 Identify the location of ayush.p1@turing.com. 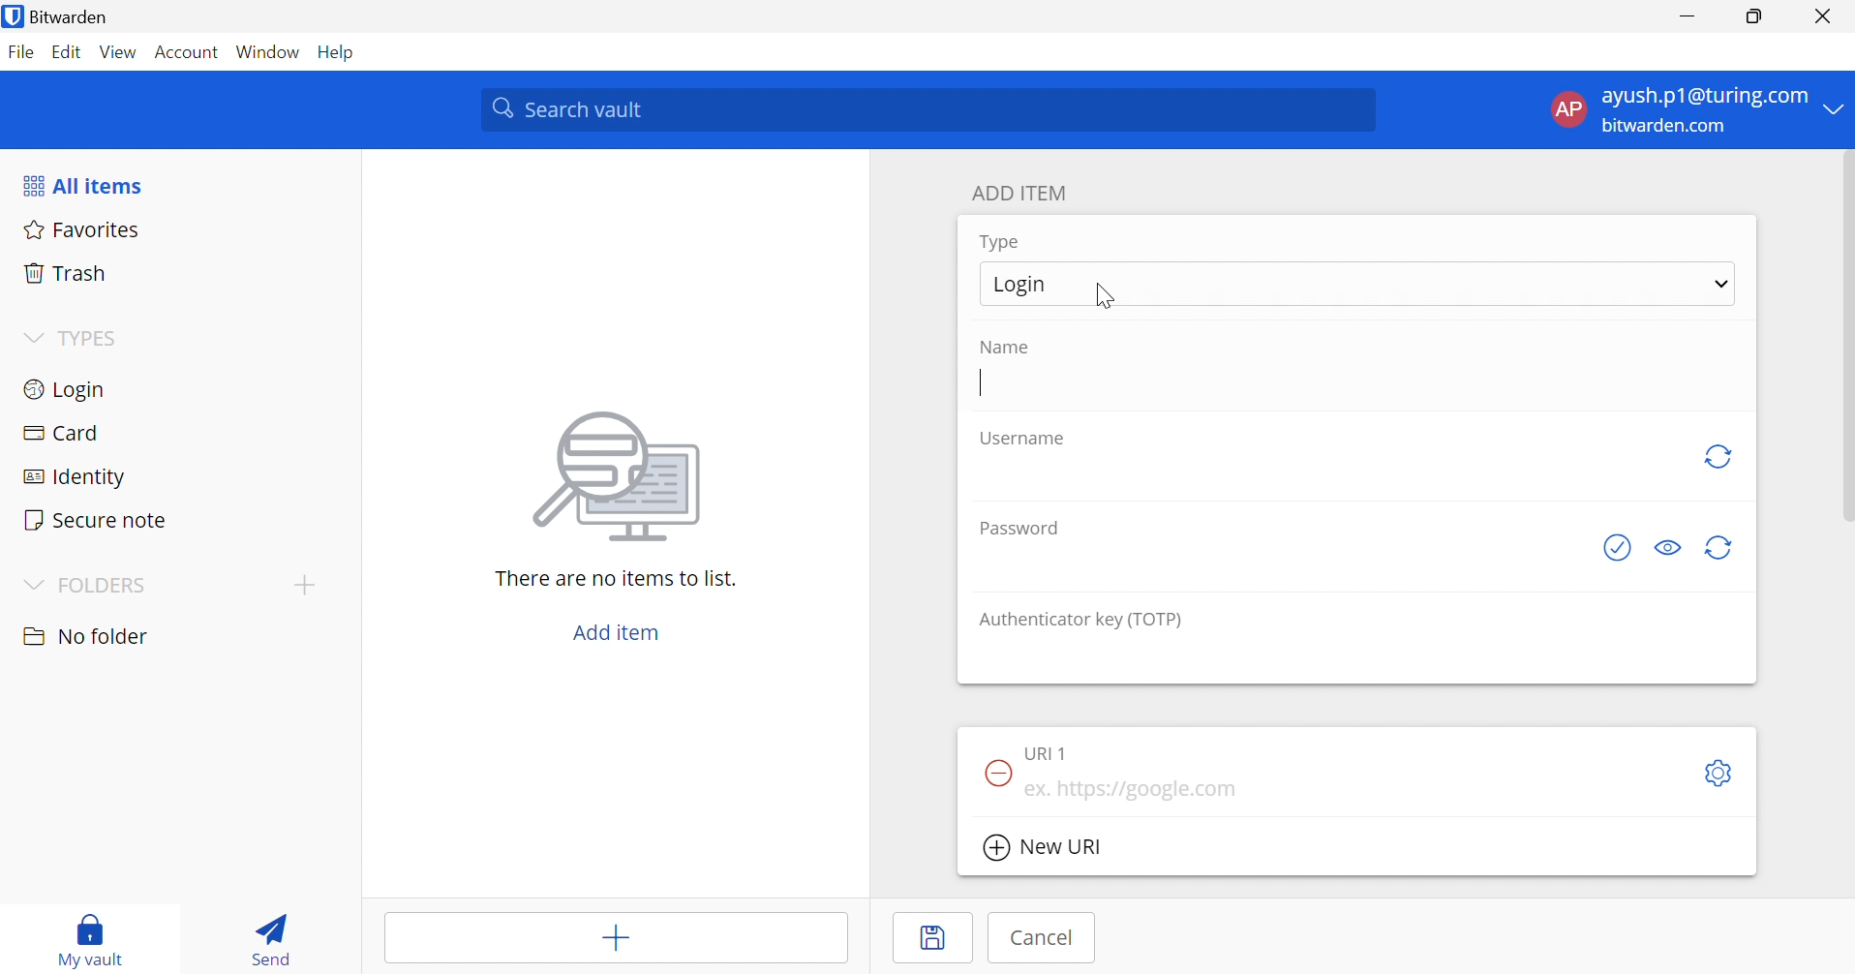
(1704, 97).